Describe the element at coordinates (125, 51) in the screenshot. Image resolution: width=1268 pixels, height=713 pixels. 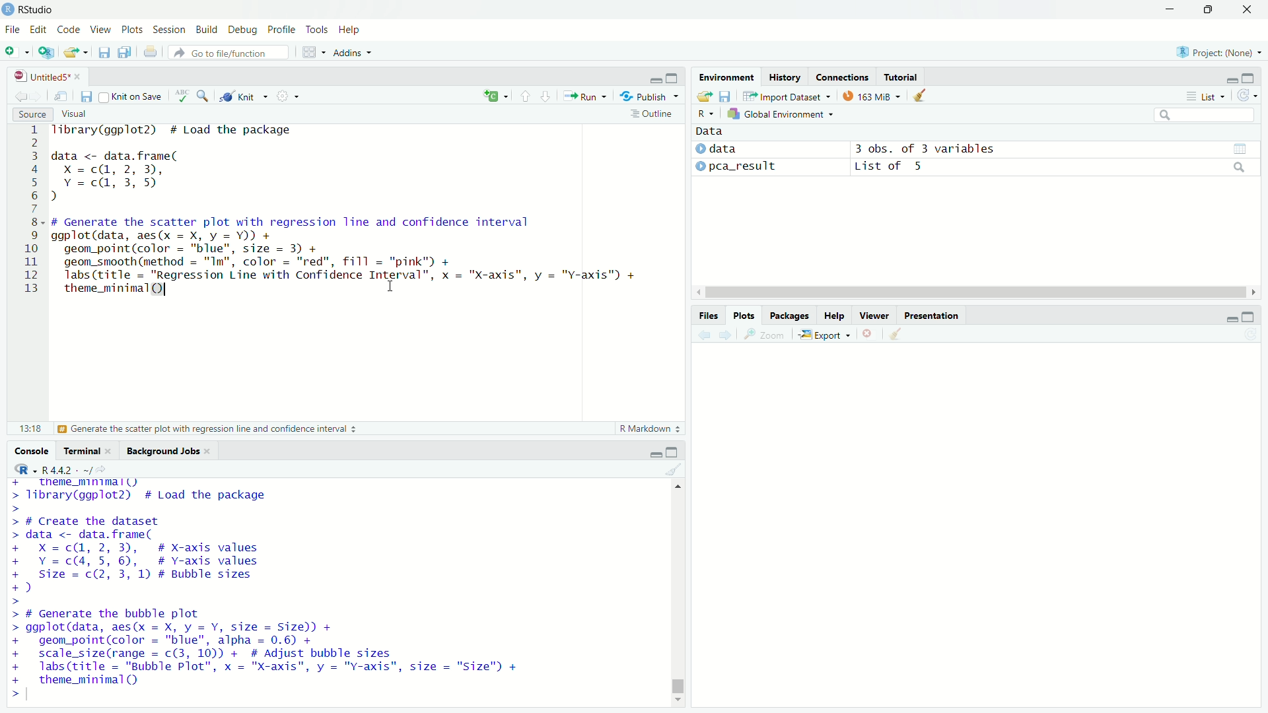
I see `Save all open documents` at that location.